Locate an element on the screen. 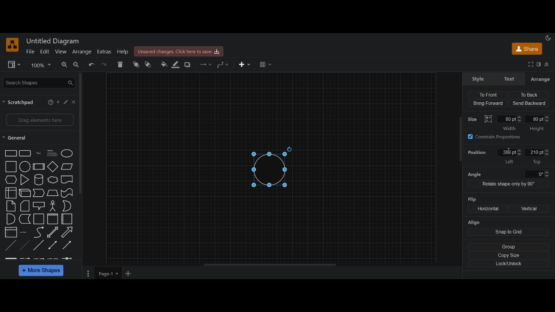 This screenshot has height=312, width=555. align is located at coordinates (475, 223).